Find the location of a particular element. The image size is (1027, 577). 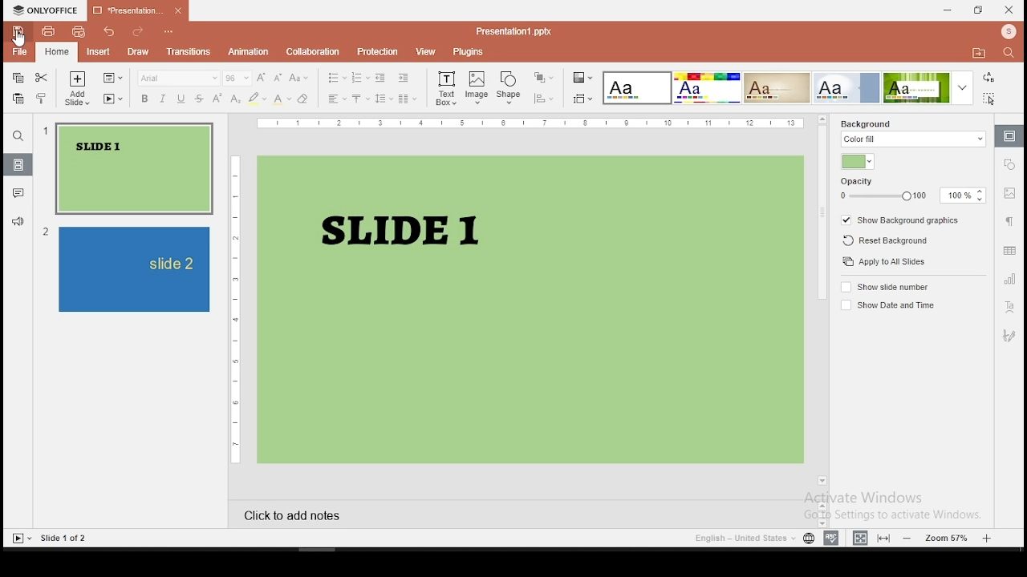

opacity slider is located at coordinates (882, 196).